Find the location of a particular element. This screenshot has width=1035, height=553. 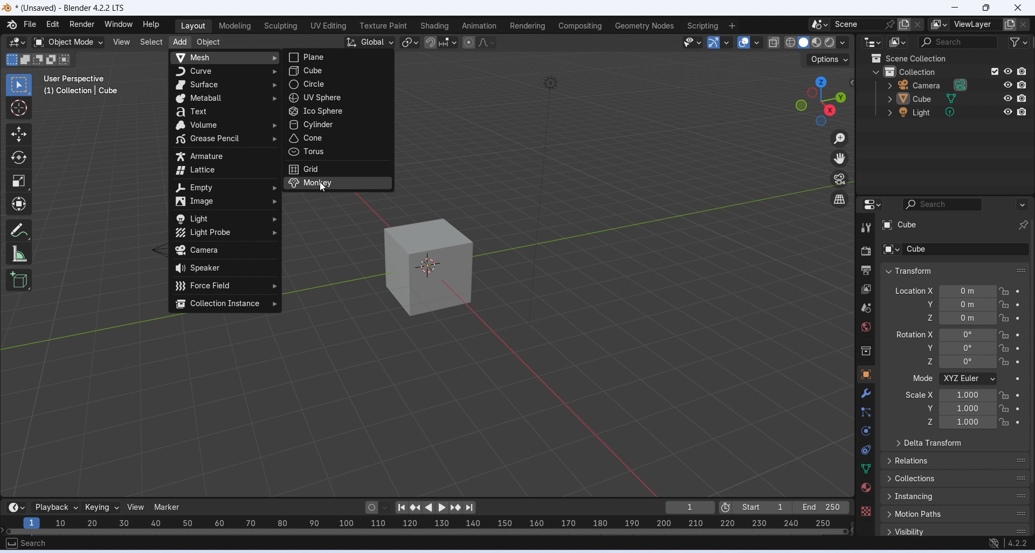

volume is located at coordinates (224, 126).